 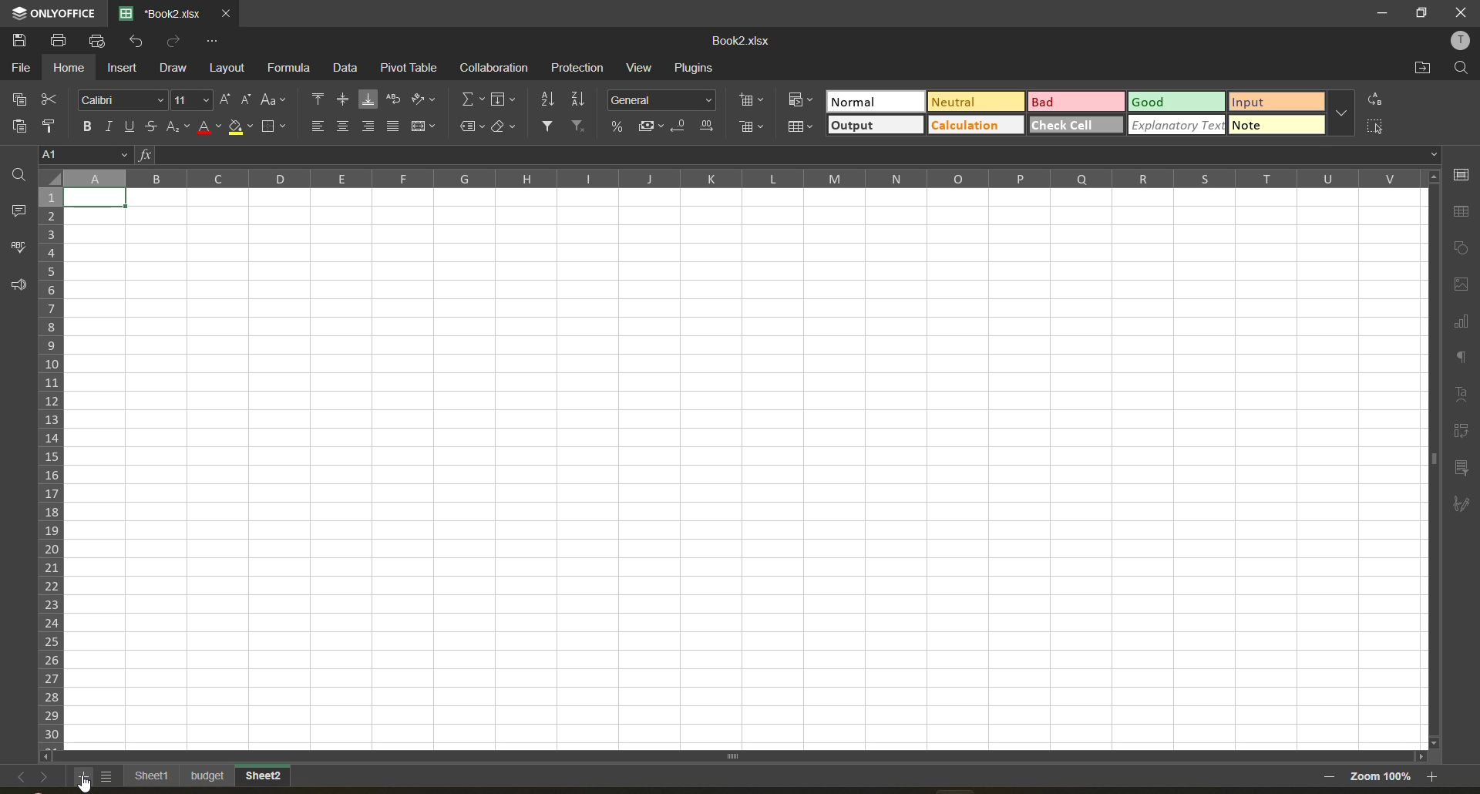 I want to click on underline, so click(x=134, y=128).